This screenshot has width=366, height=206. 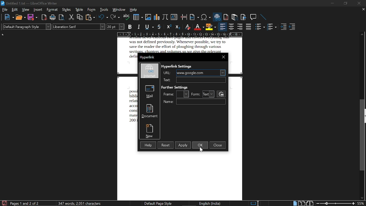 What do you see at coordinates (231, 27) in the screenshot?
I see `align center` at bounding box center [231, 27].